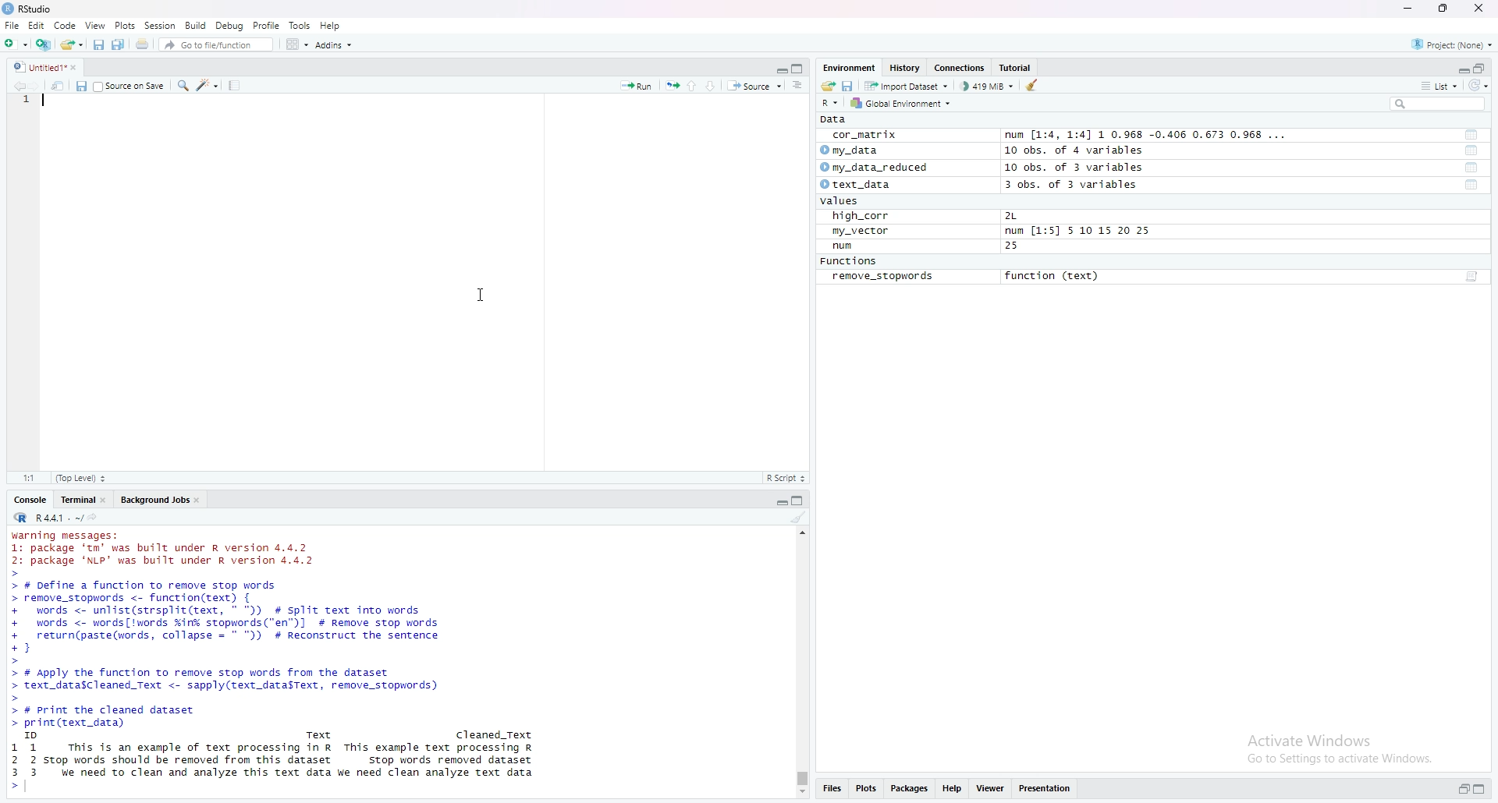 This screenshot has width=1498, height=803. What do you see at coordinates (295, 44) in the screenshot?
I see `workspace pane` at bounding box center [295, 44].